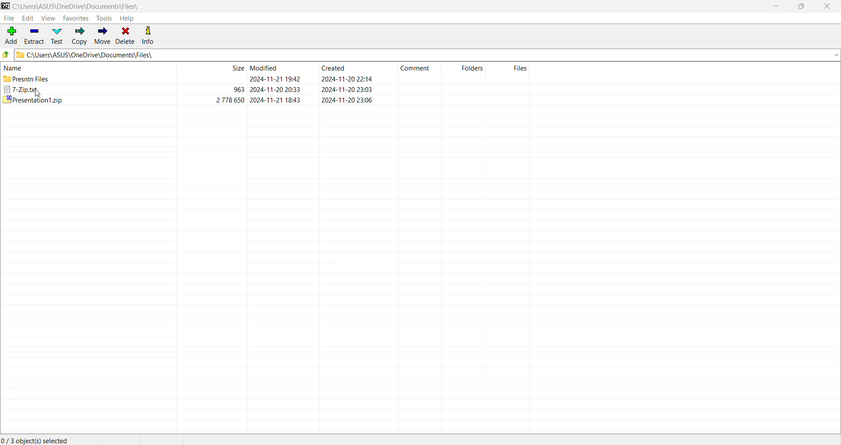 The width and height of the screenshot is (841, 445). Describe the element at coordinates (276, 89) in the screenshot. I see `modified date & time` at that location.